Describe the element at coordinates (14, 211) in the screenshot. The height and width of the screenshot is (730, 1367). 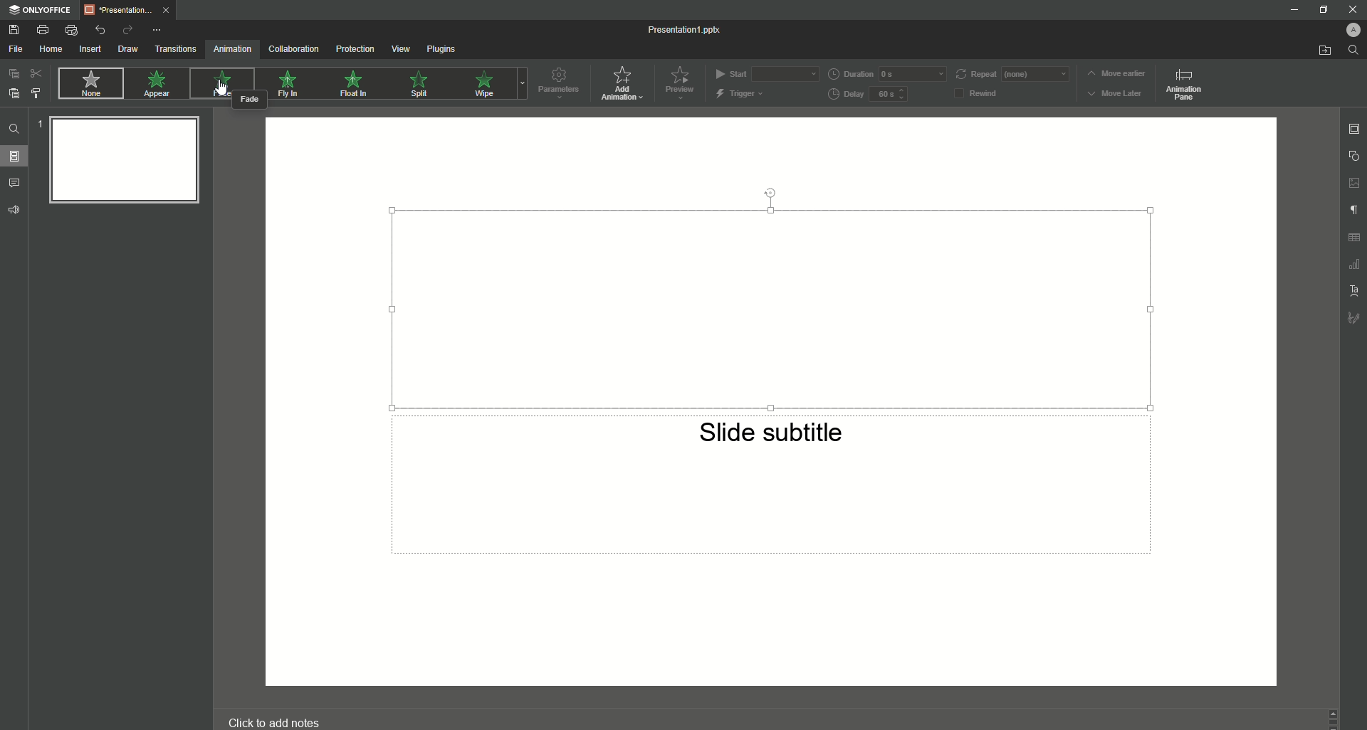
I see `Feedback` at that location.